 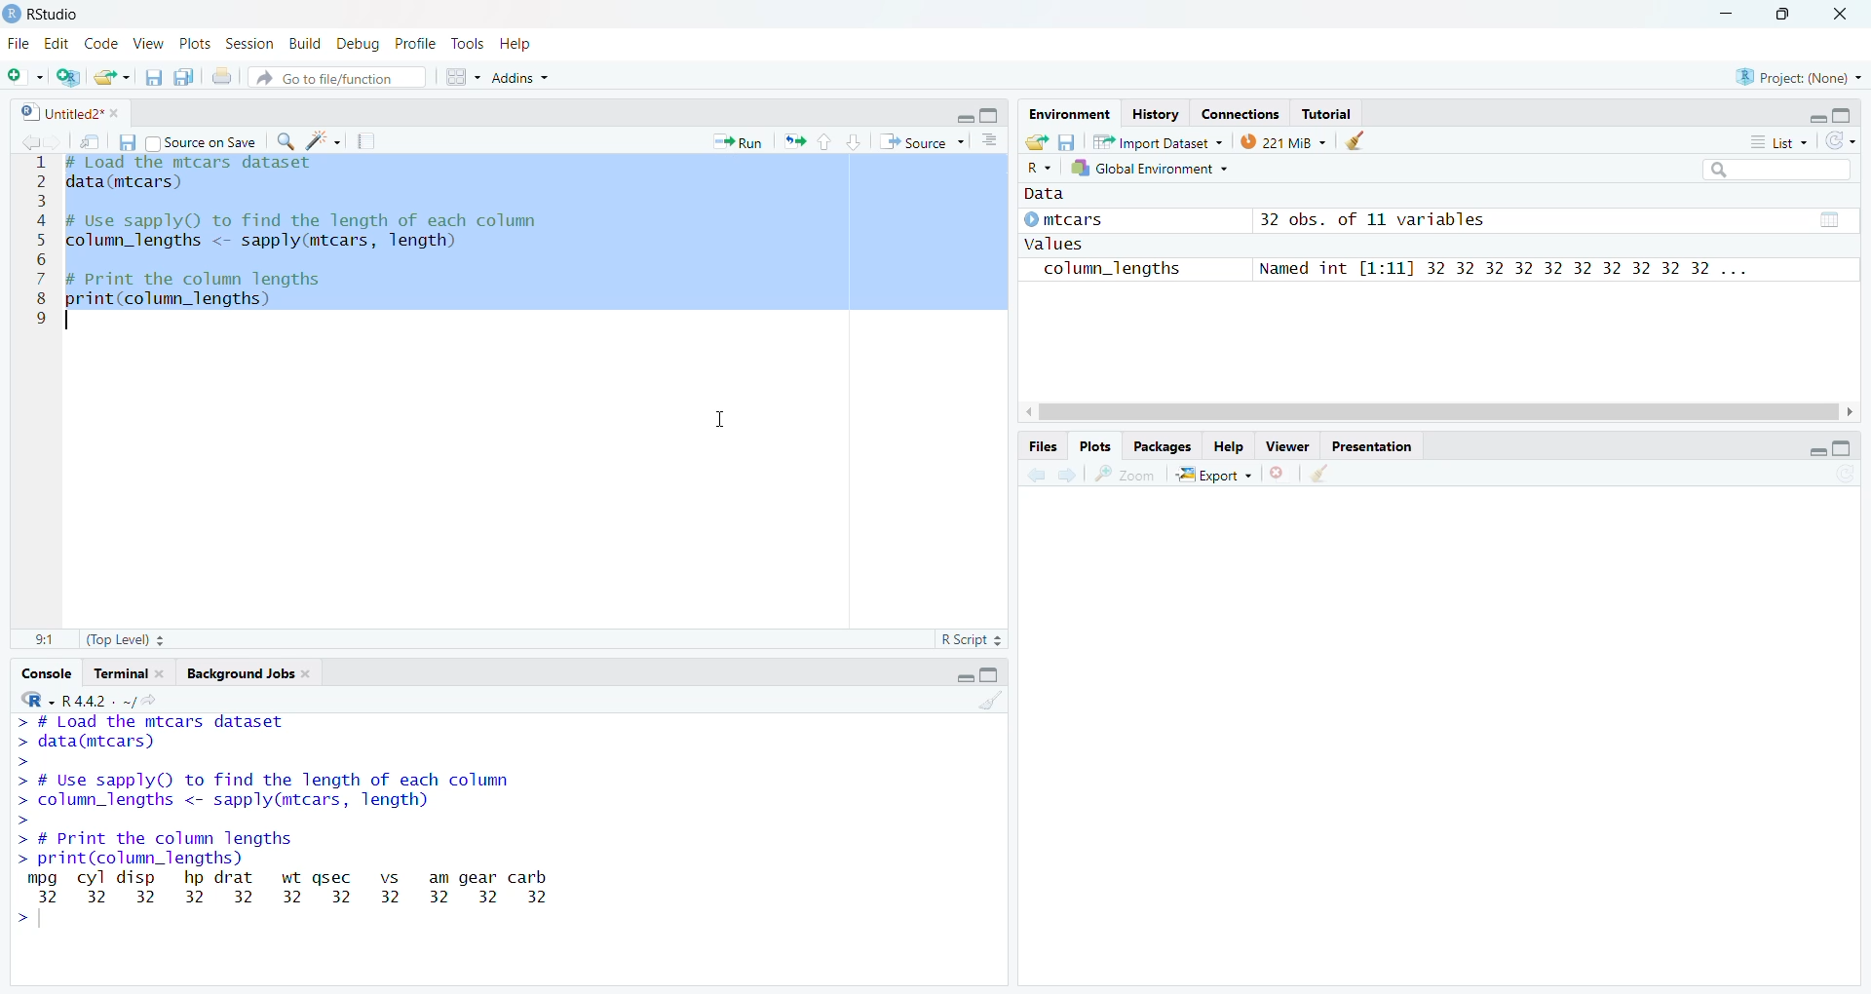 What do you see at coordinates (58, 43) in the screenshot?
I see `Edit` at bounding box center [58, 43].